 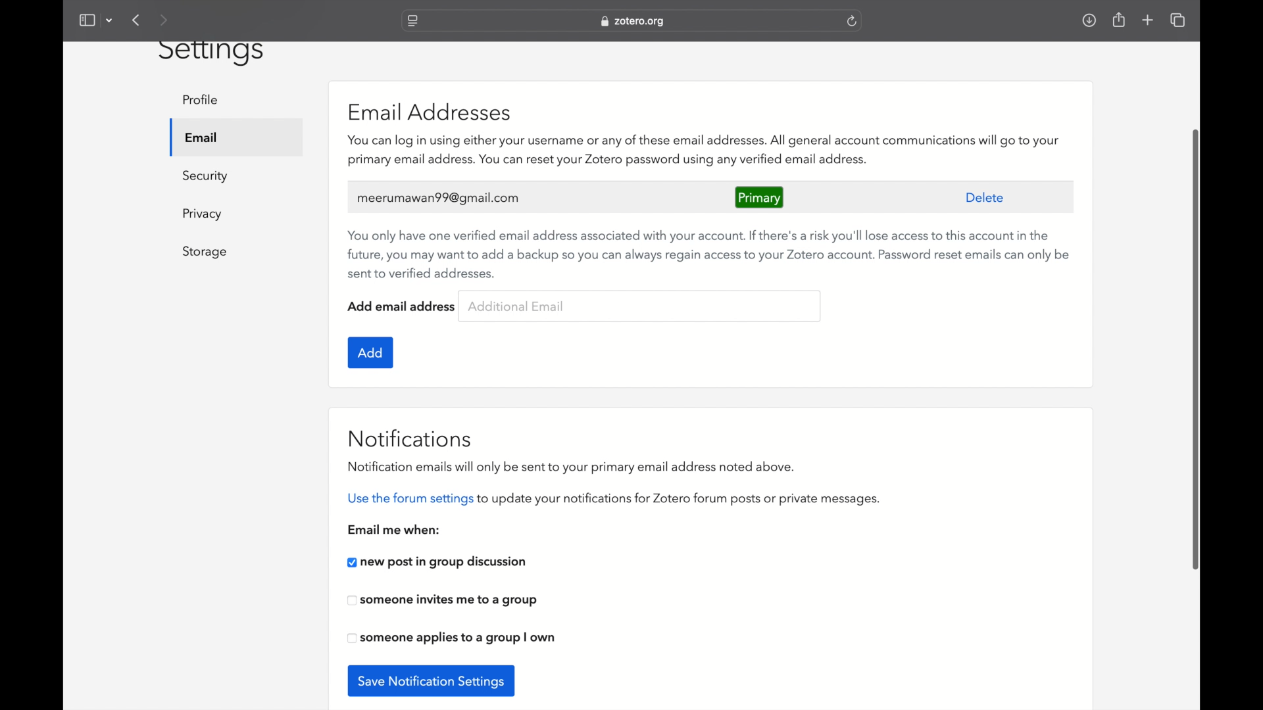 I want to click on next, so click(x=166, y=20).